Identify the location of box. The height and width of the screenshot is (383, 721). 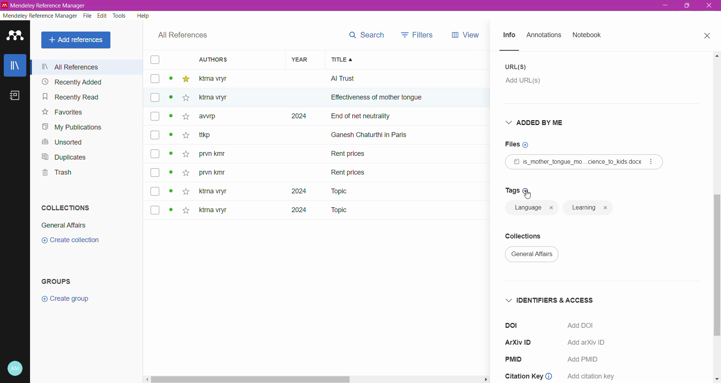
(155, 79).